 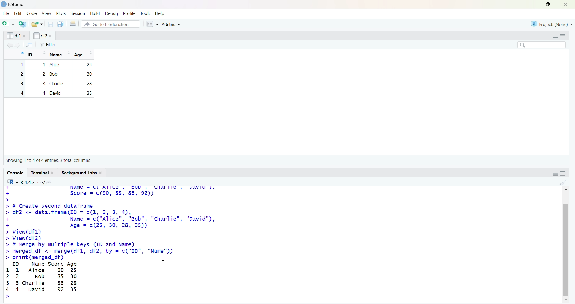 What do you see at coordinates (53, 173) in the screenshot?
I see `close` at bounding box center [53, 173].